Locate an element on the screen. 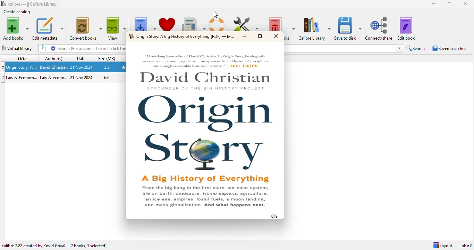  Title is located at coordinates (22, 67).